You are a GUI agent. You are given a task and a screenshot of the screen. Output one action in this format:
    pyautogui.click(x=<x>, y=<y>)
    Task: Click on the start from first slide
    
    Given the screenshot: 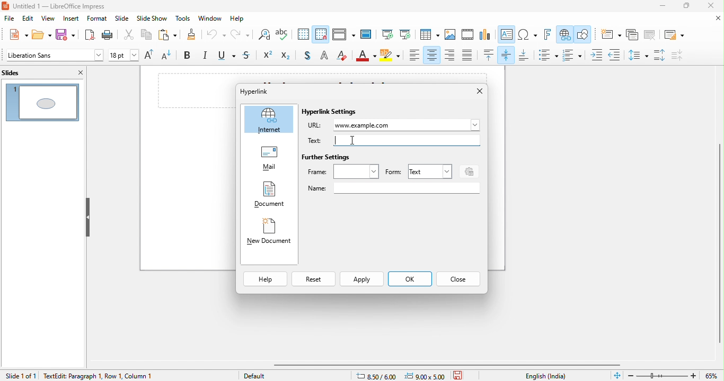 What is the action you would take?
    pyautogui.click(x=387, y=35)
    